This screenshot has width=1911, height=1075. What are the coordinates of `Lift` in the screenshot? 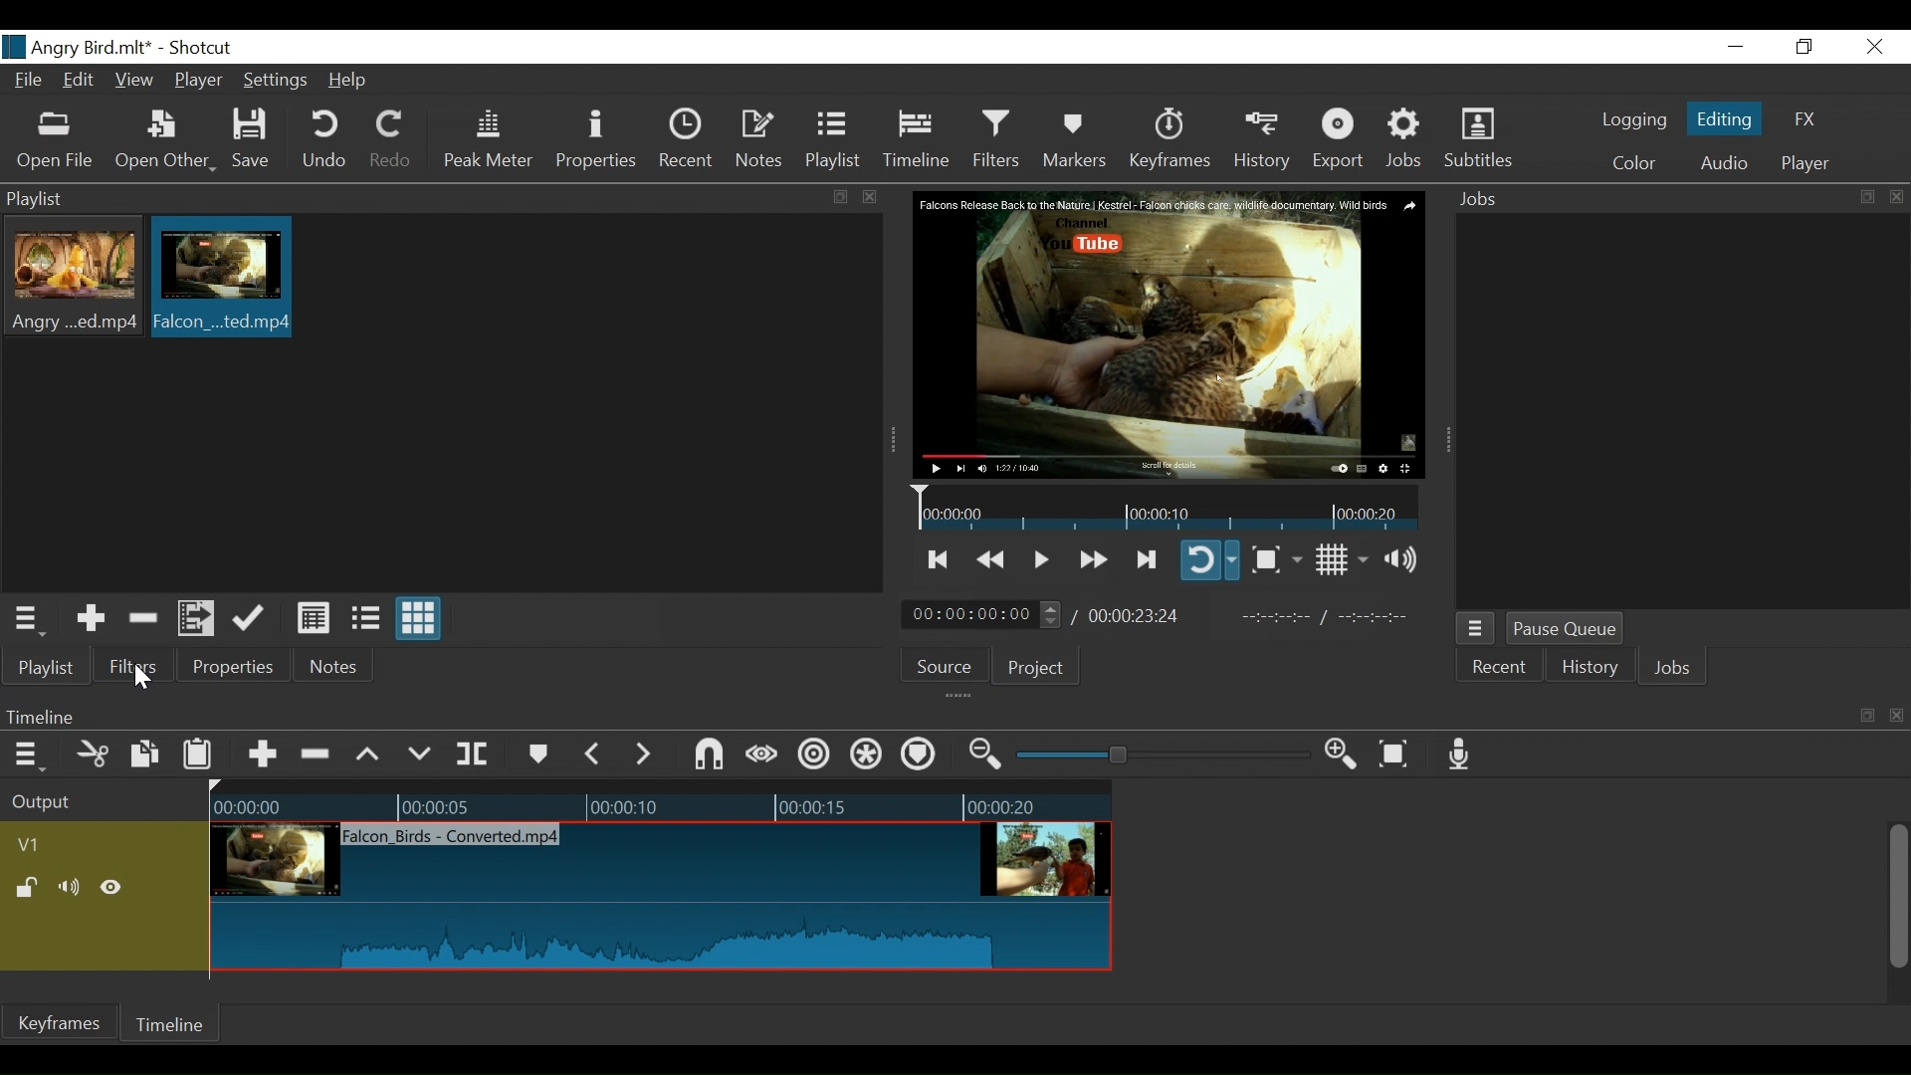 It's located at (371, 755).